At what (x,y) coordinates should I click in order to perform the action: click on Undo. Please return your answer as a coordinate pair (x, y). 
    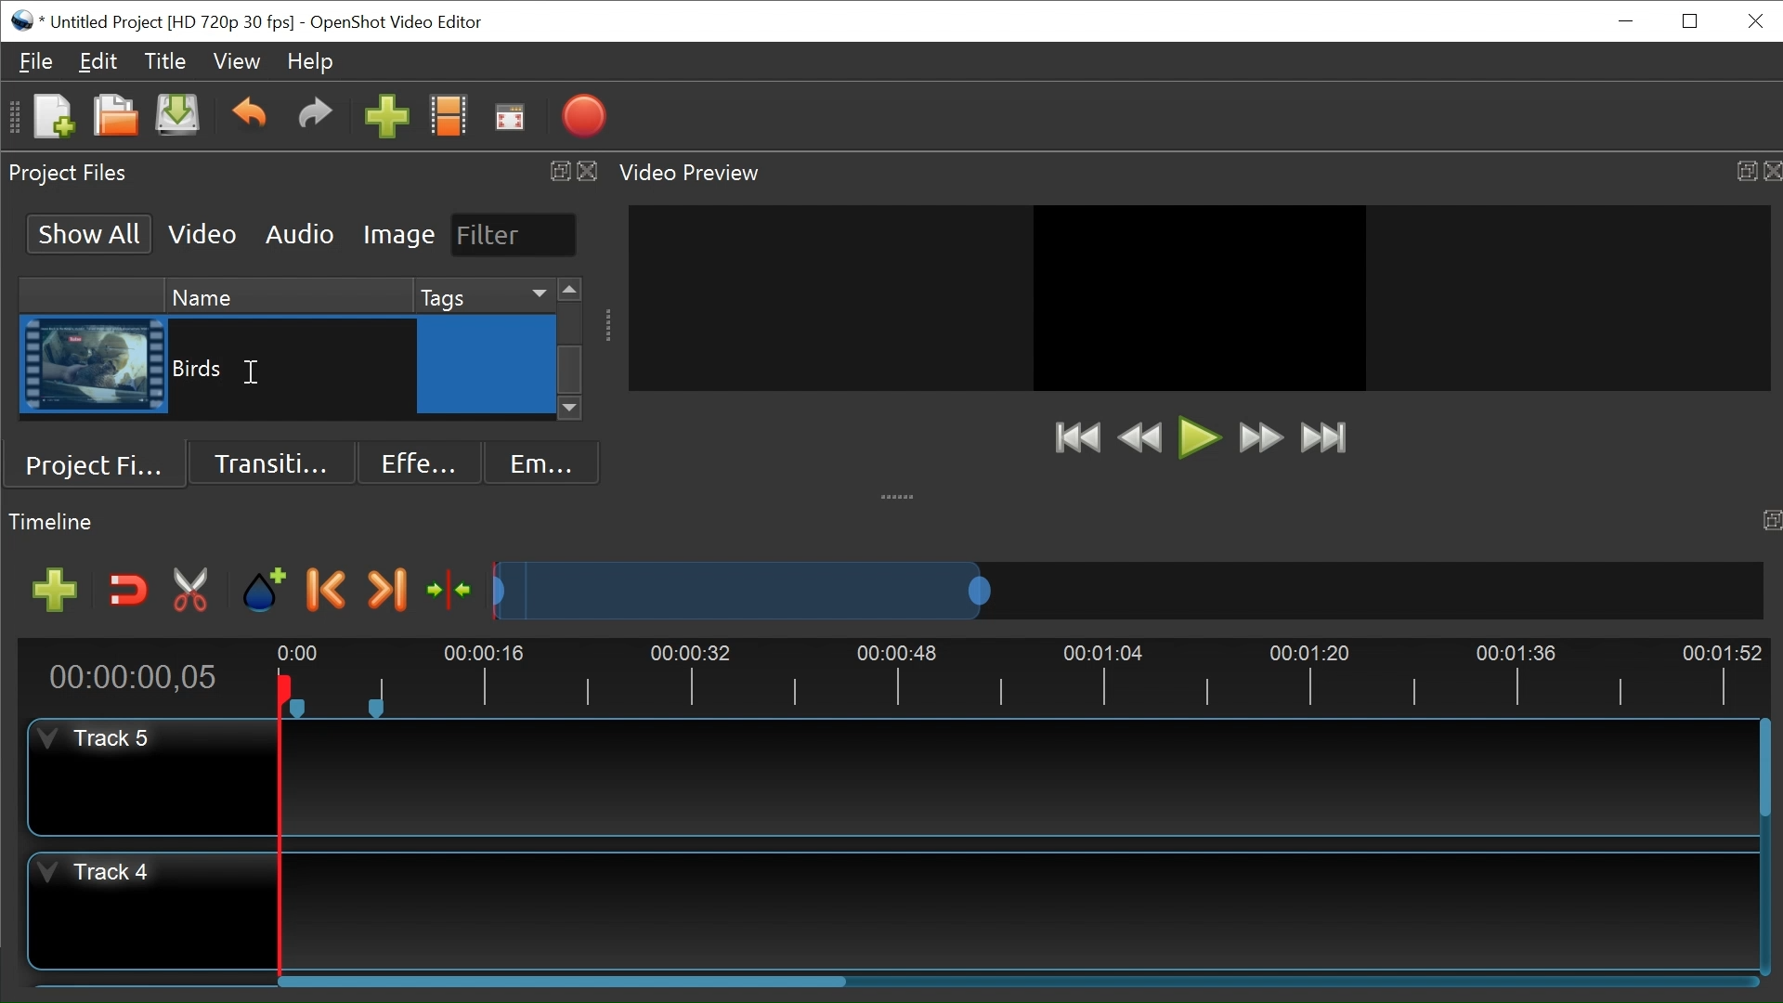
    Looking at the image, I should click on (249, 116).